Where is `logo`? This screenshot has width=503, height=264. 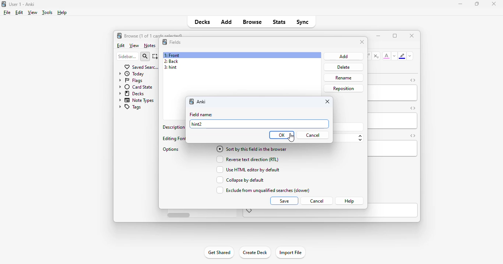 logo is located at coordinates (165, 42).